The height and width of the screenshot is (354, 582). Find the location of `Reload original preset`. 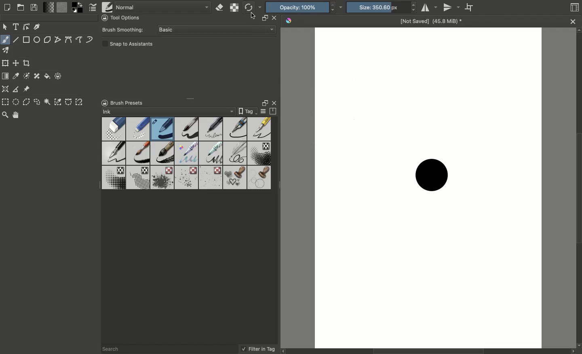

Reload original preset is located at coordinates (253, 8).